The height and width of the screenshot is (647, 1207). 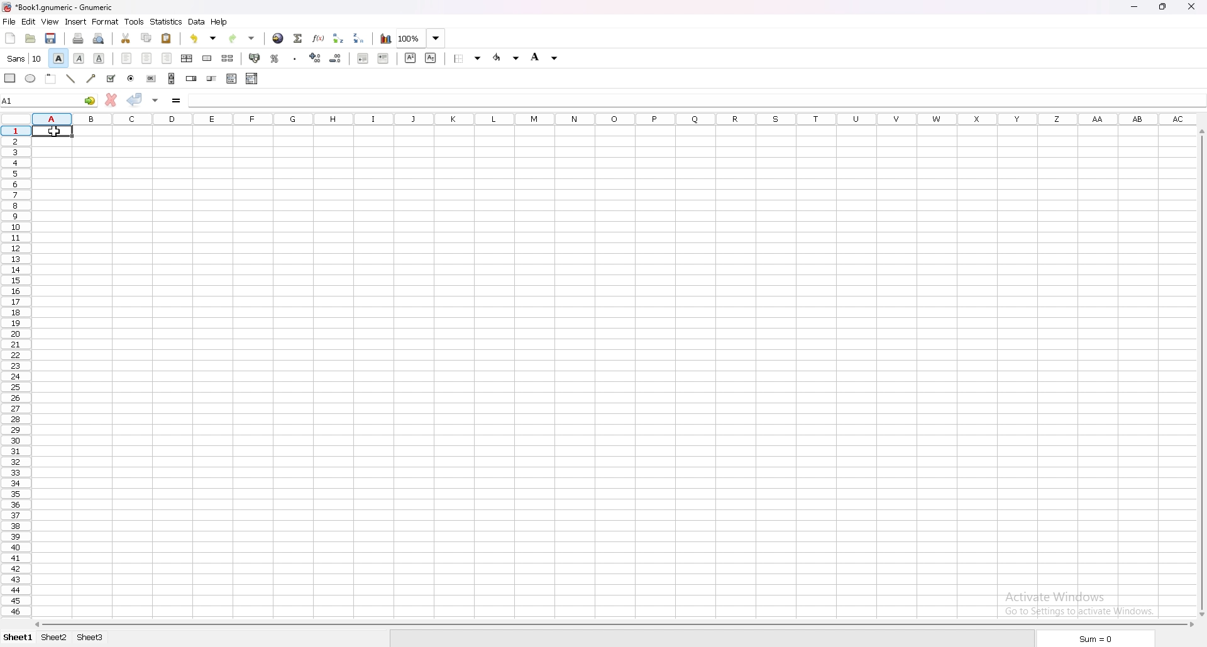 I want to click on accept change, so click(x=135, y=100).